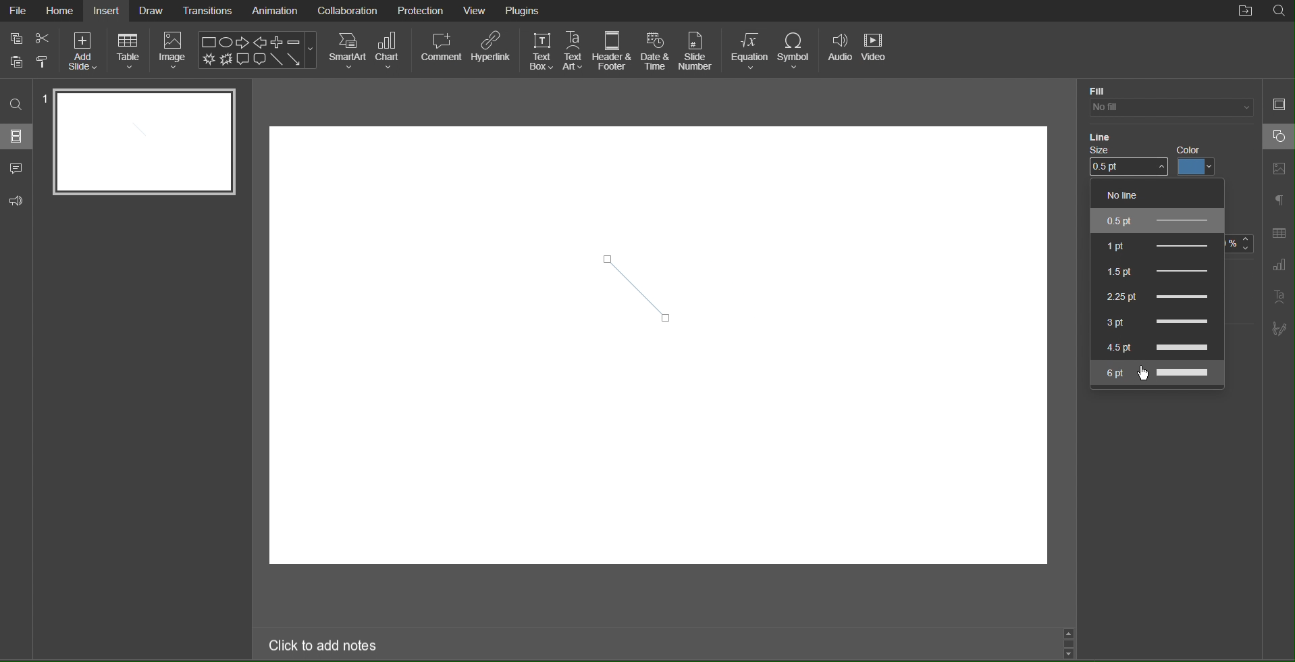  I want to click on Add Slide, so click(83, 51).